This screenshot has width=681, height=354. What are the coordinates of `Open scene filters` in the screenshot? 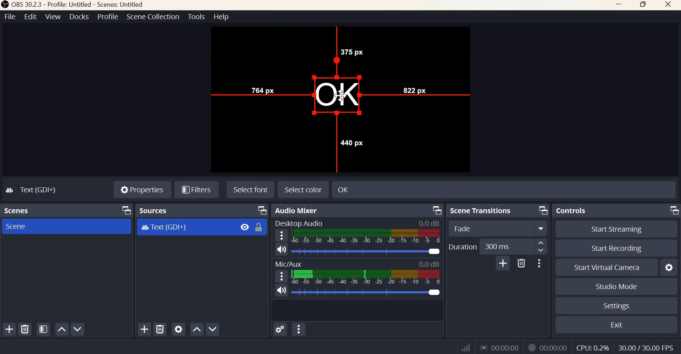 It's located at (43, 329).